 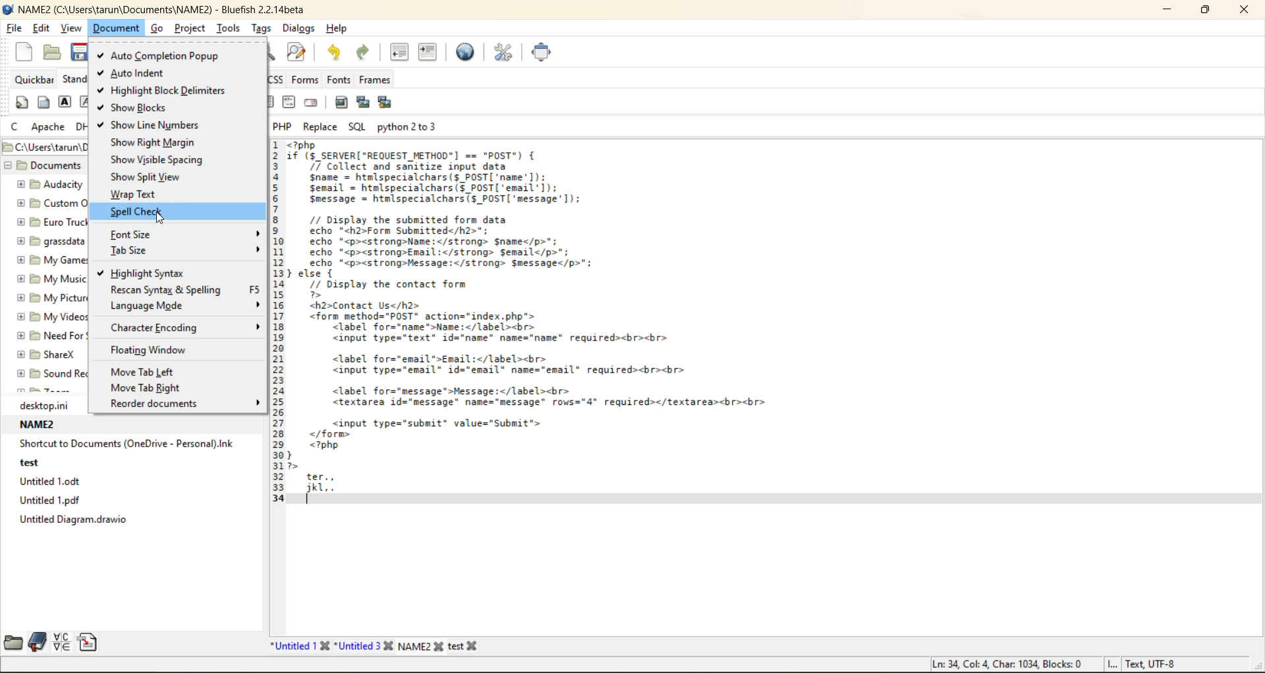 I want to click on spell check, so click(x=143, y=212).